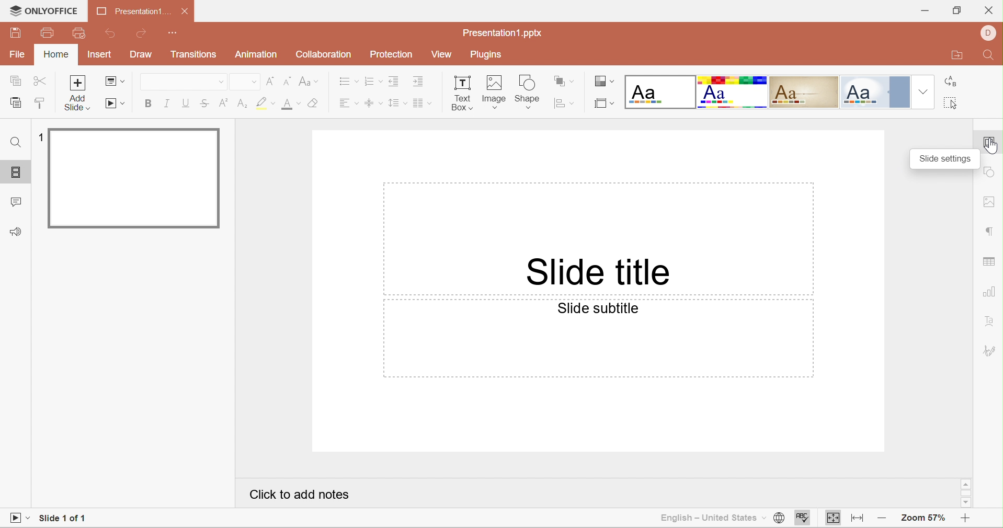  I want to click on Undo, so click(112, 35).